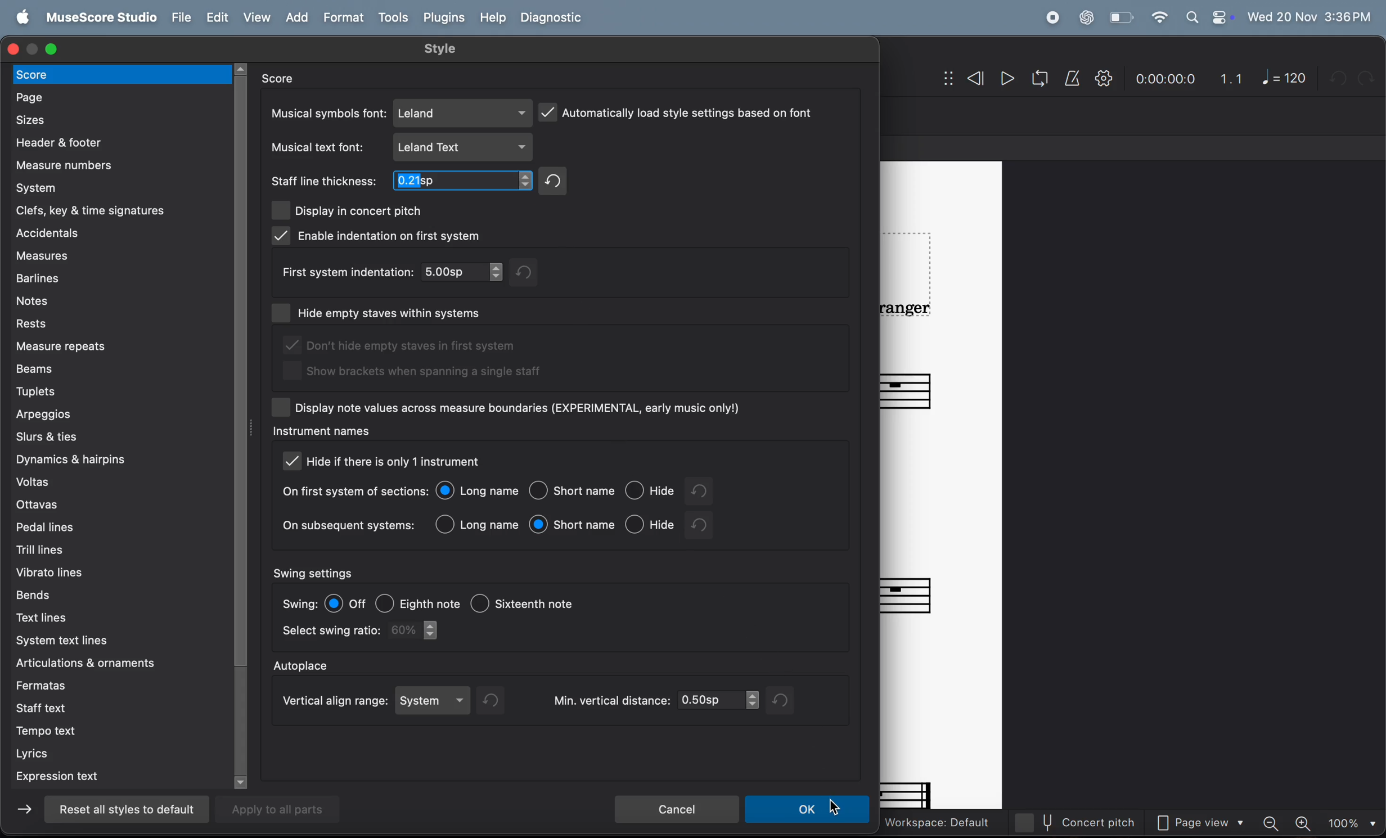 The width and height of the screenshot is (1386, 838). I want to click on Redo, so click(1370, 78).